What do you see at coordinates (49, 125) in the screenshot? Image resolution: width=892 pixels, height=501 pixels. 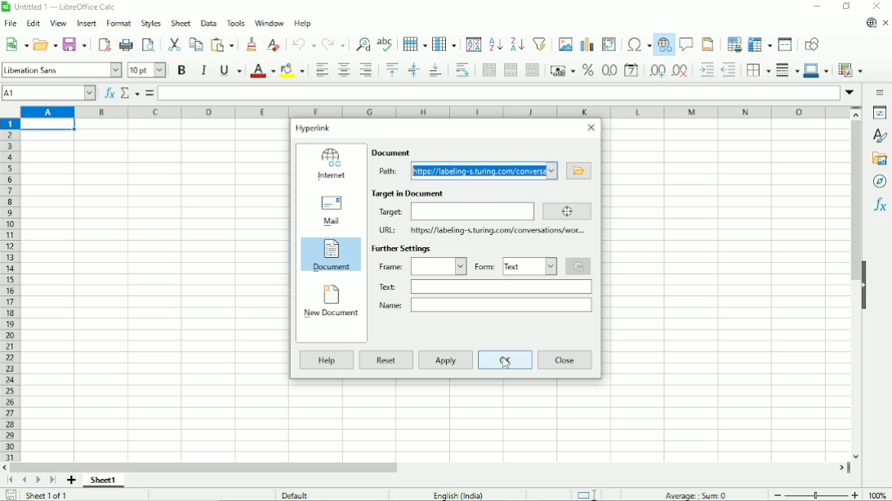 I see `Active cell` at bounding box center [49, 125].